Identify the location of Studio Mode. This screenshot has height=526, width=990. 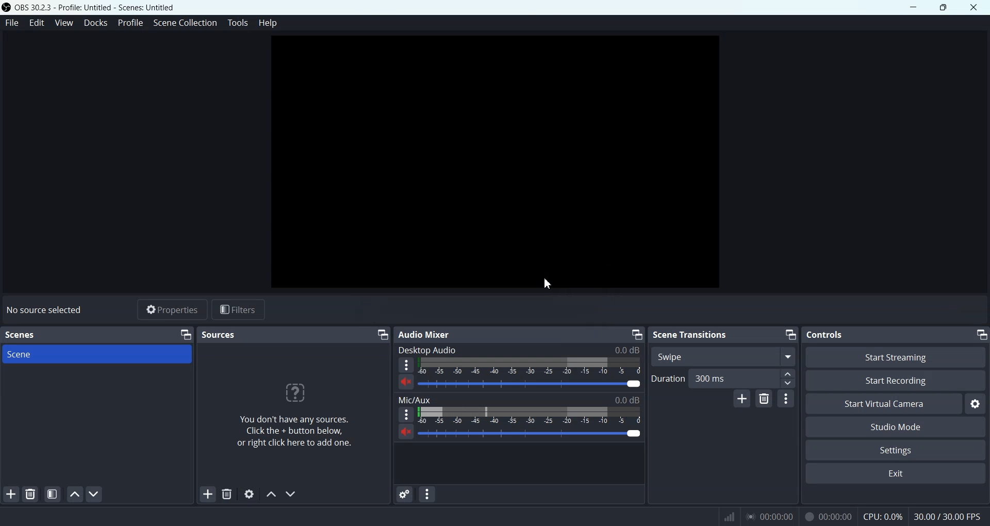
(897, 428).